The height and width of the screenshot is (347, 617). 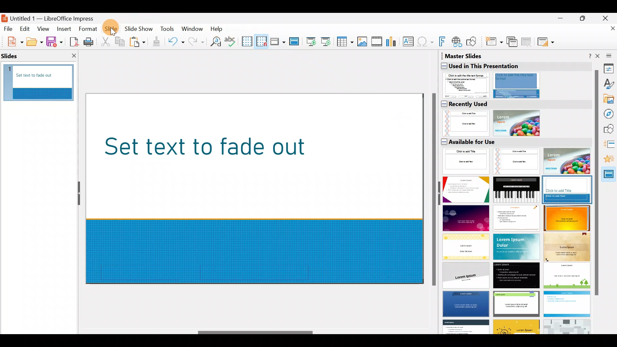 I want to click on slides, so click(x=13, y=54).